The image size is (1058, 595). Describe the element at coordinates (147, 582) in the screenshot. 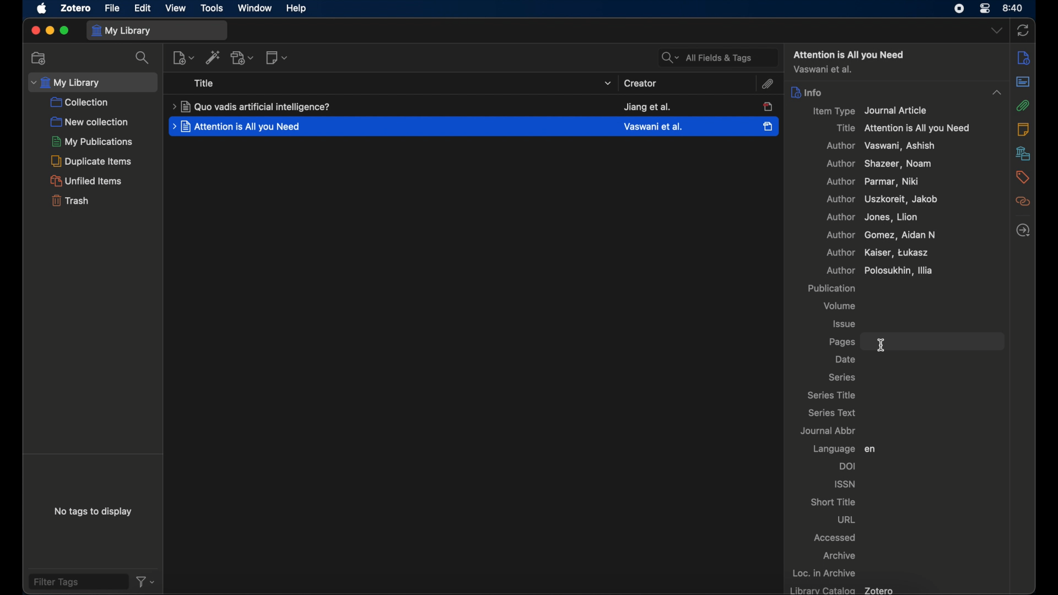

I see `filter dropdown` at that location.